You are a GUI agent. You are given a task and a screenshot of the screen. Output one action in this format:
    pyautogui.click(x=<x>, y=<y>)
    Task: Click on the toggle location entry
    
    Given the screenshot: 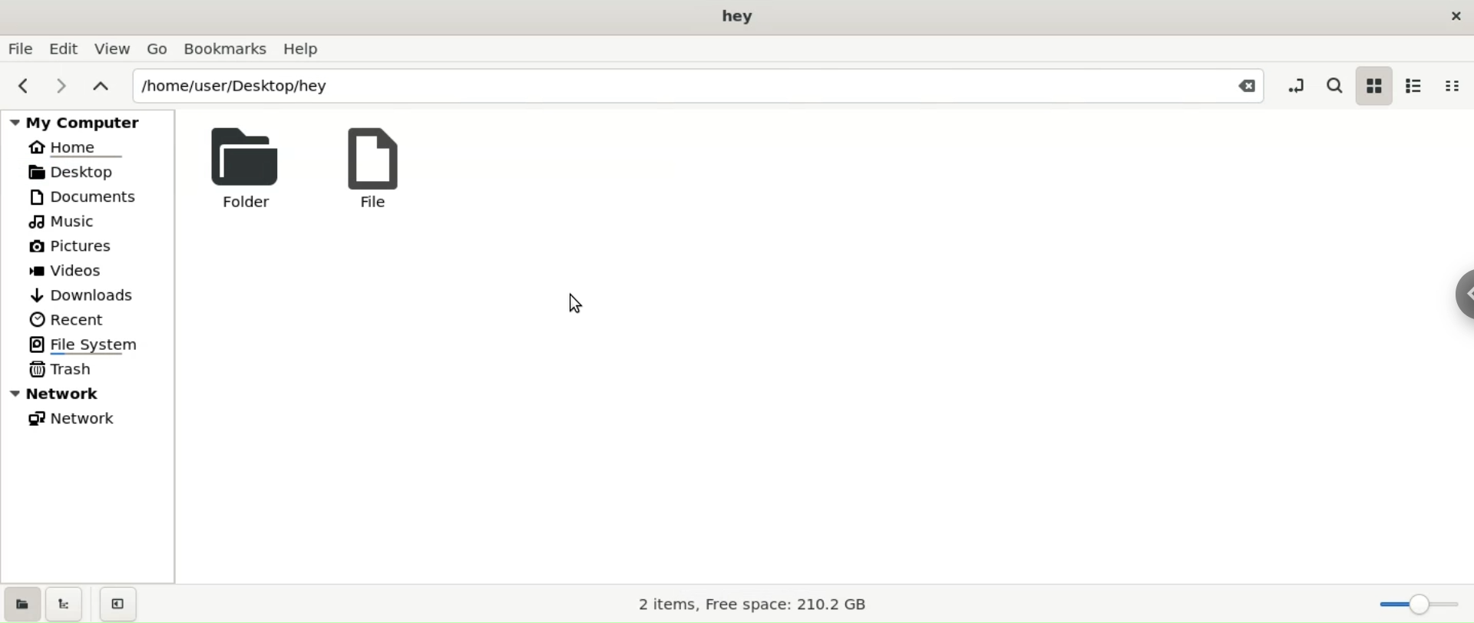 What is the action you would take?
    pyautogui.click(x=1295, y=85)
    